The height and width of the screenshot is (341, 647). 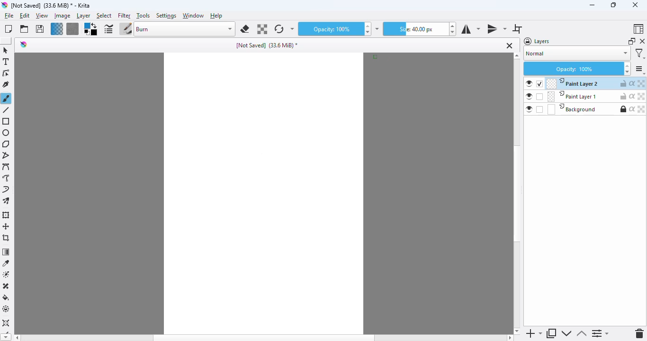 I want to click on minimize, so click(x=592, y=5).